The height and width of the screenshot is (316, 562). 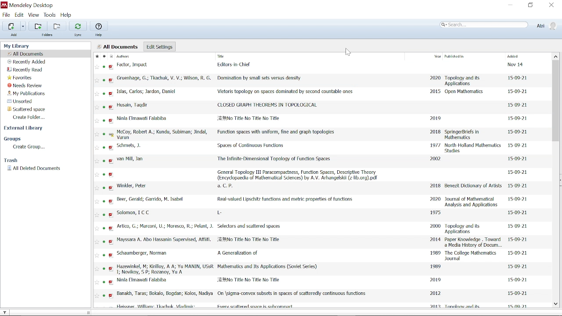 I want to click on Edit settings, so click(x=159, y=47).